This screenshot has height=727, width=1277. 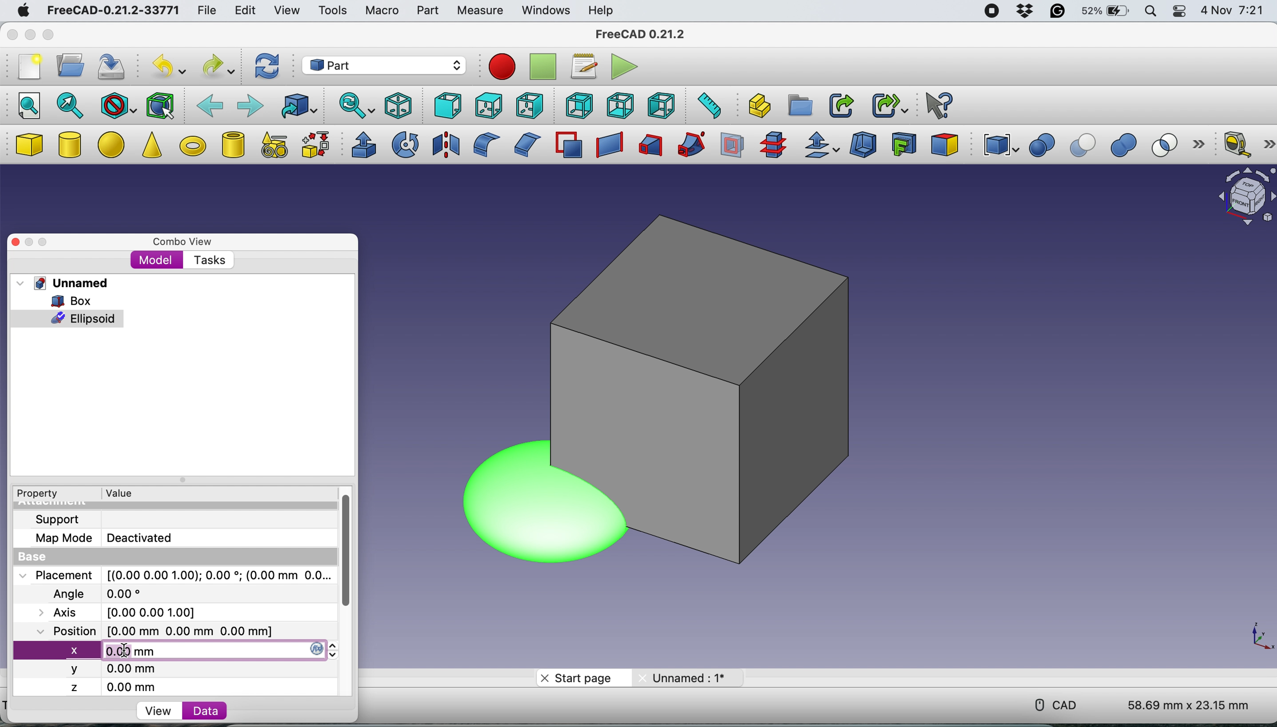 I want to click on box, so click(x=68, y=300).